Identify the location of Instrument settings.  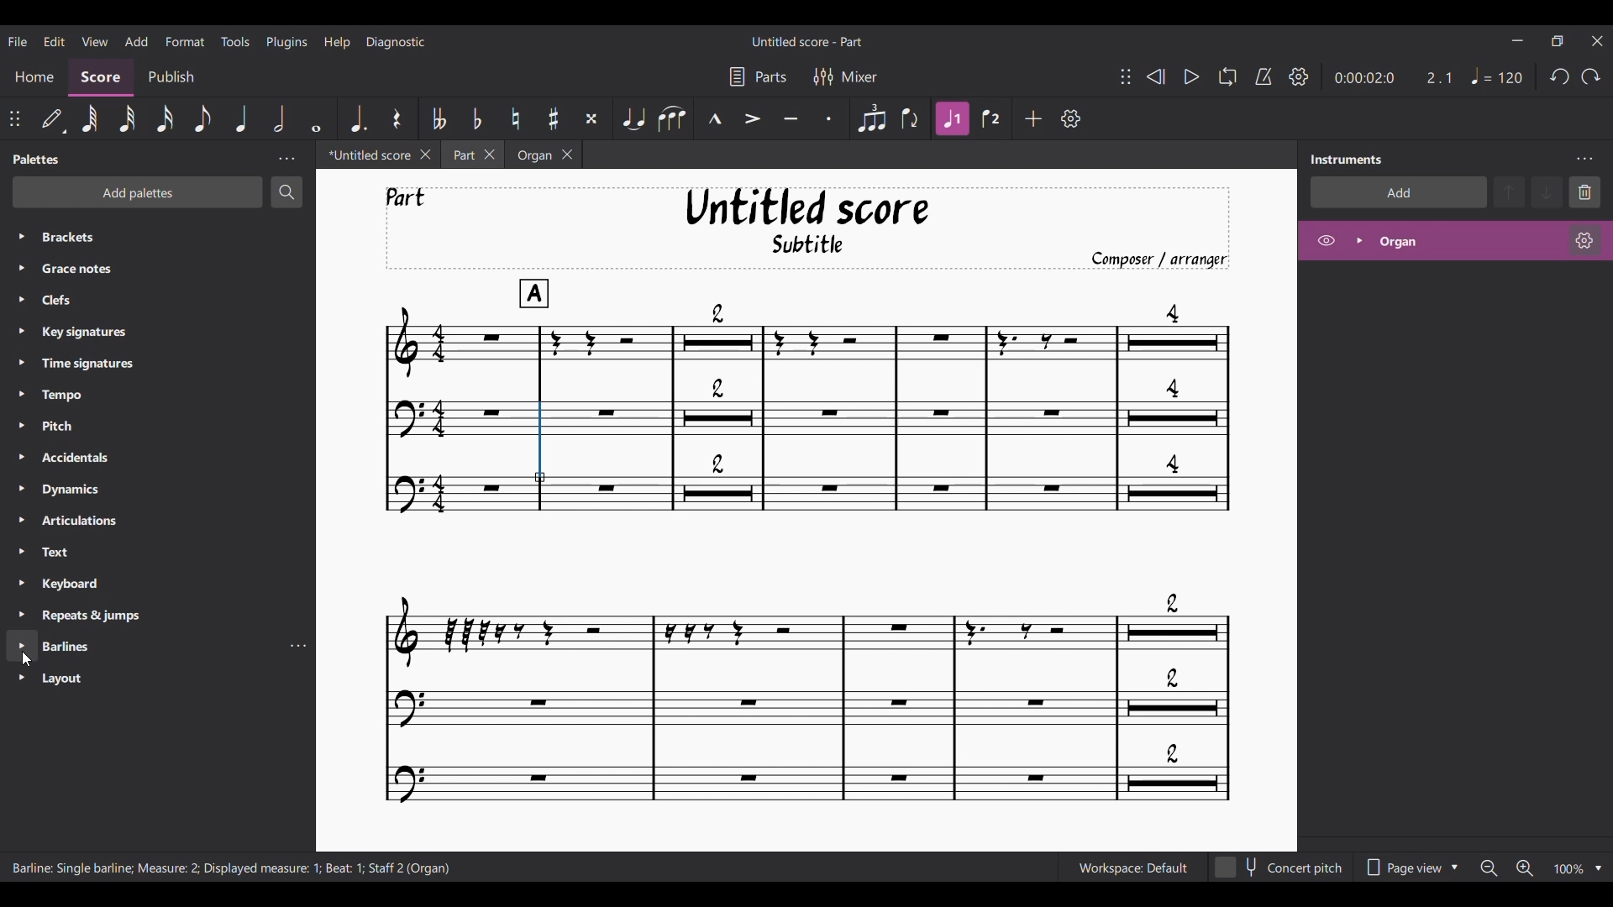
(1585, 160).